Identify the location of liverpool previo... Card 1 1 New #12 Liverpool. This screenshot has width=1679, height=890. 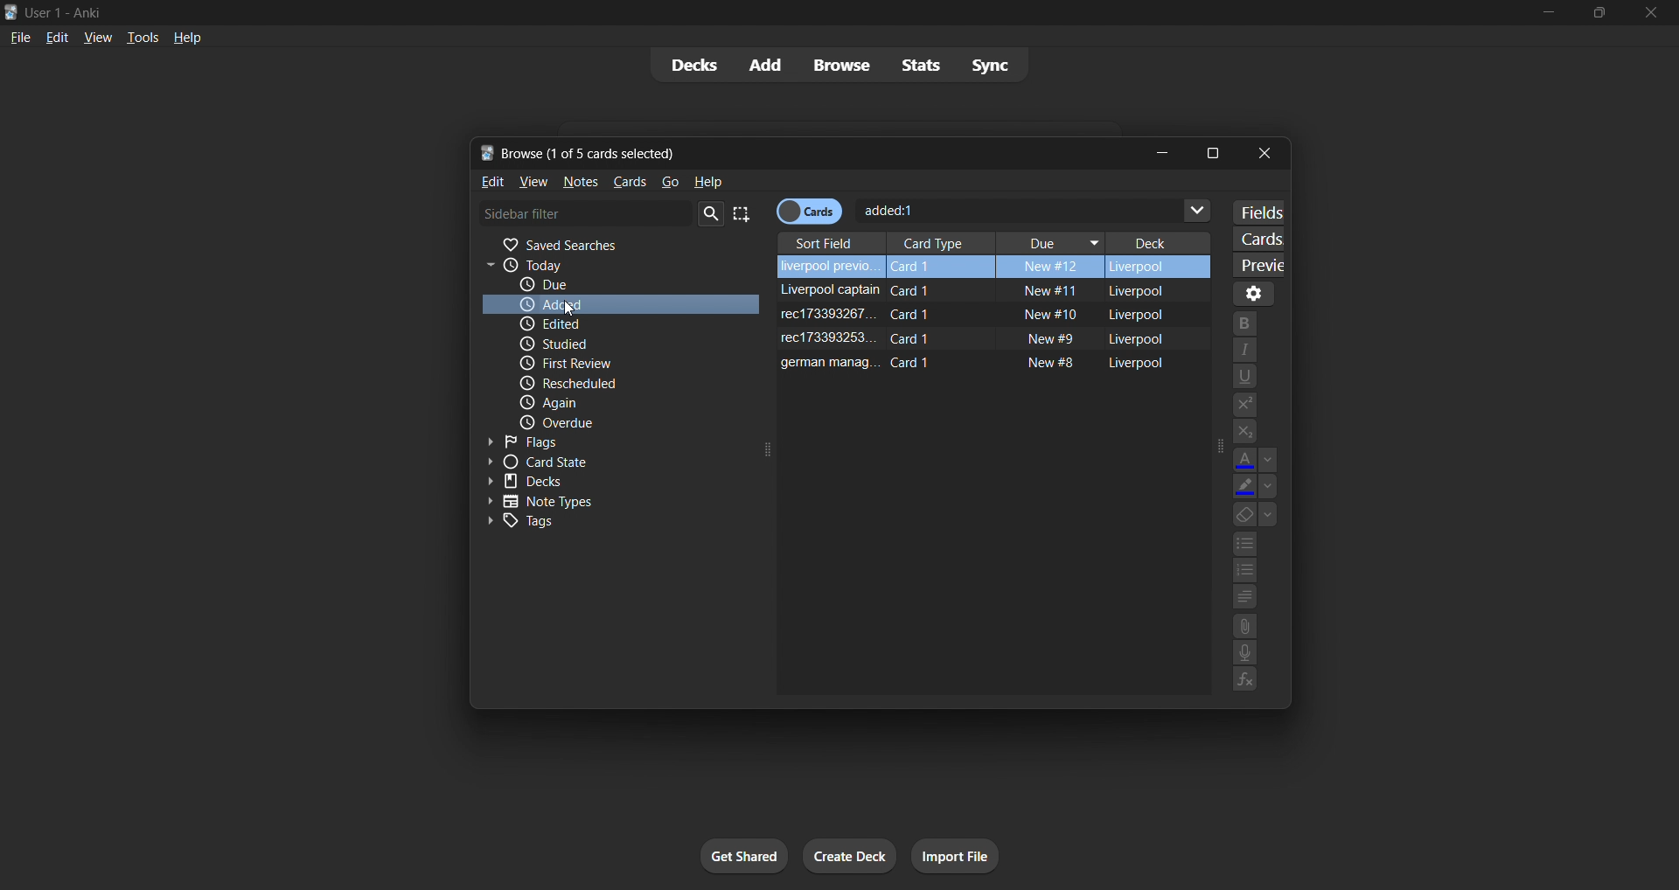
(993, 265).